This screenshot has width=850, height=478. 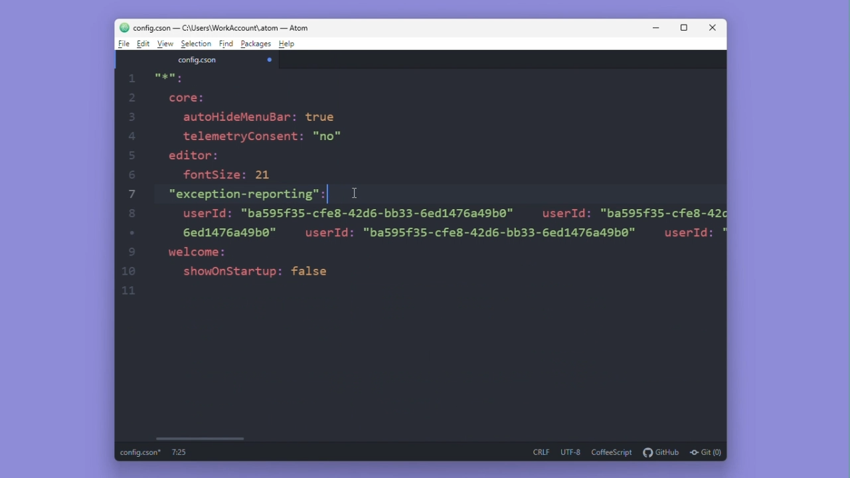 What do you see at coordinates (143, 44) in the screenshot?
I see `Edit` at bounding box center [143, 44].